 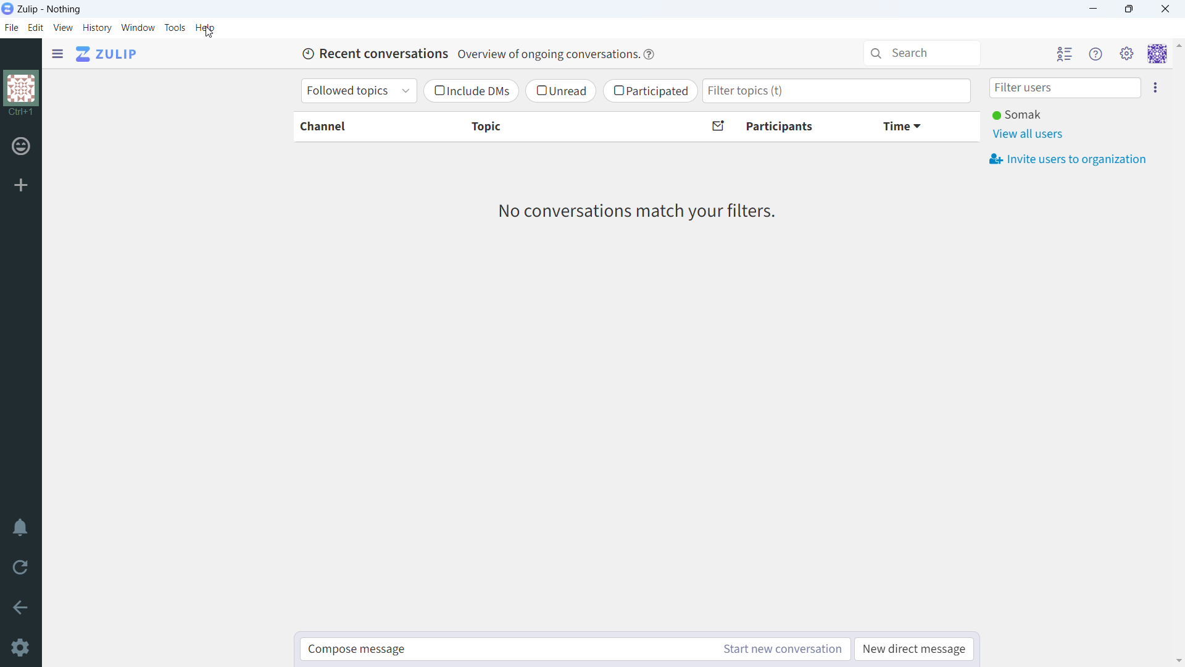 What do you see at coordinates (1065, 53) in the screenshot?
I see `show user list` at bounding box center [1065, 53].